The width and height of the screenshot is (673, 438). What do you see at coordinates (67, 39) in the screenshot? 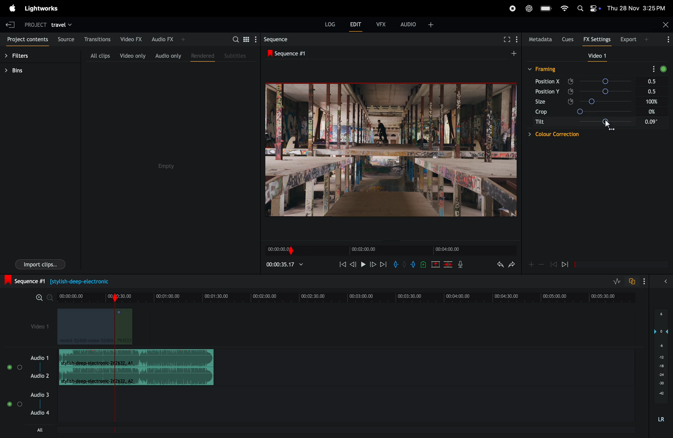
I see `sources` at bounding box center [67, 39].